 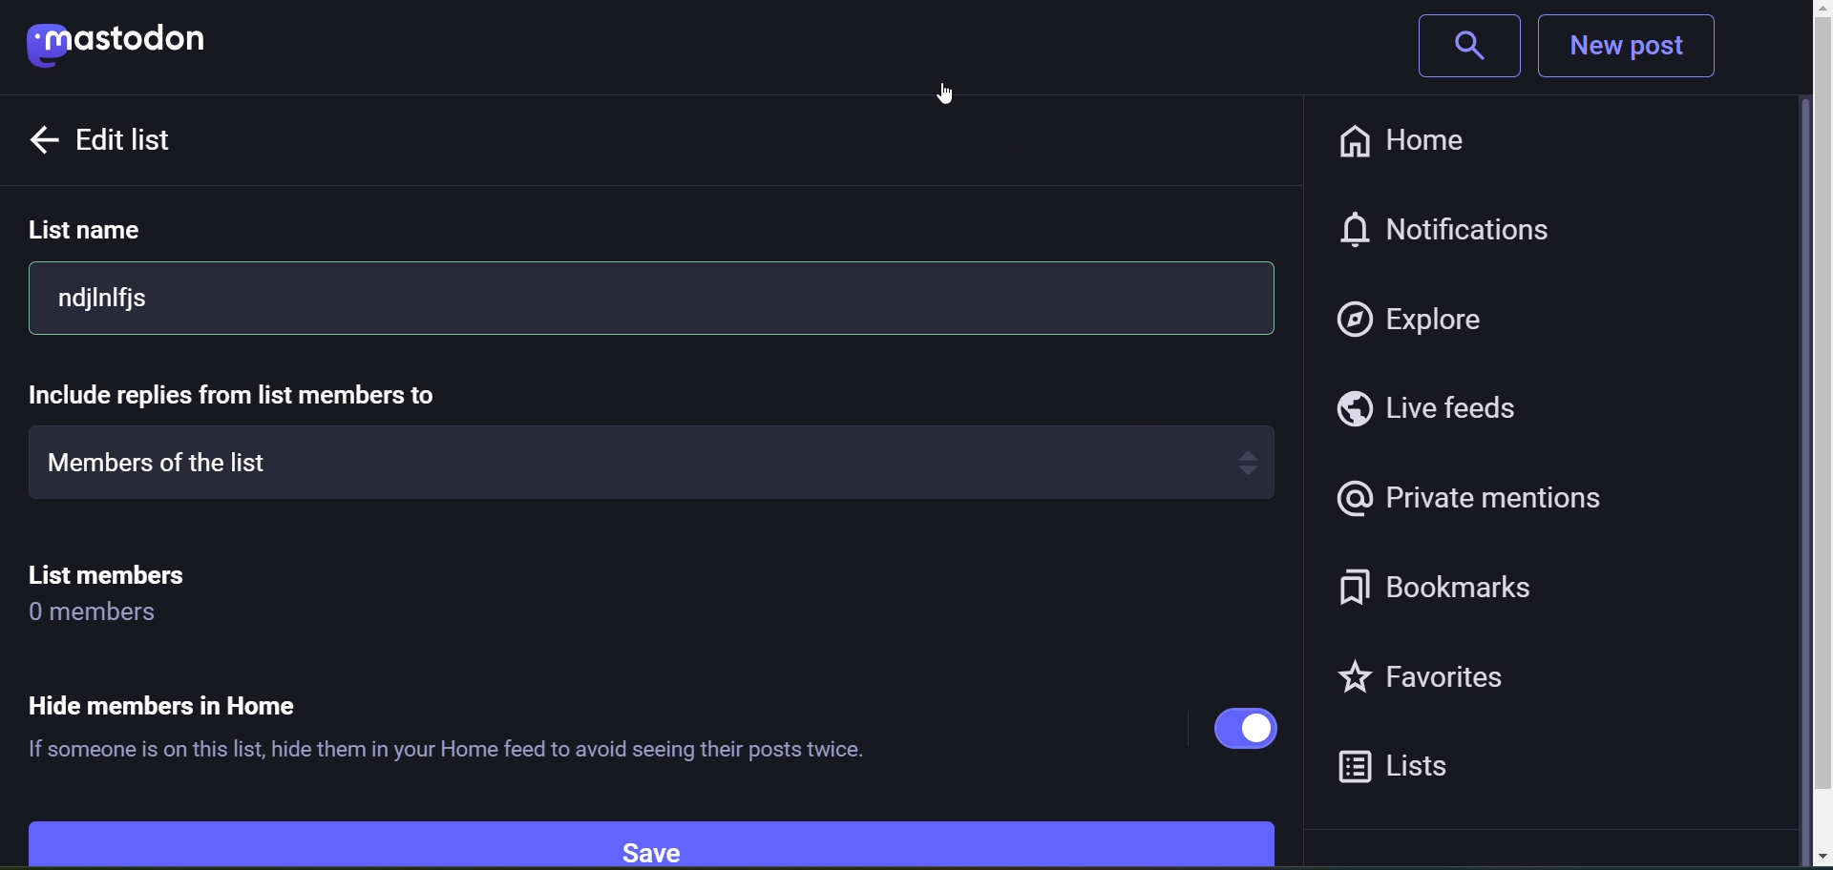 I want to click on search bar, so click(x=1459, y=49).